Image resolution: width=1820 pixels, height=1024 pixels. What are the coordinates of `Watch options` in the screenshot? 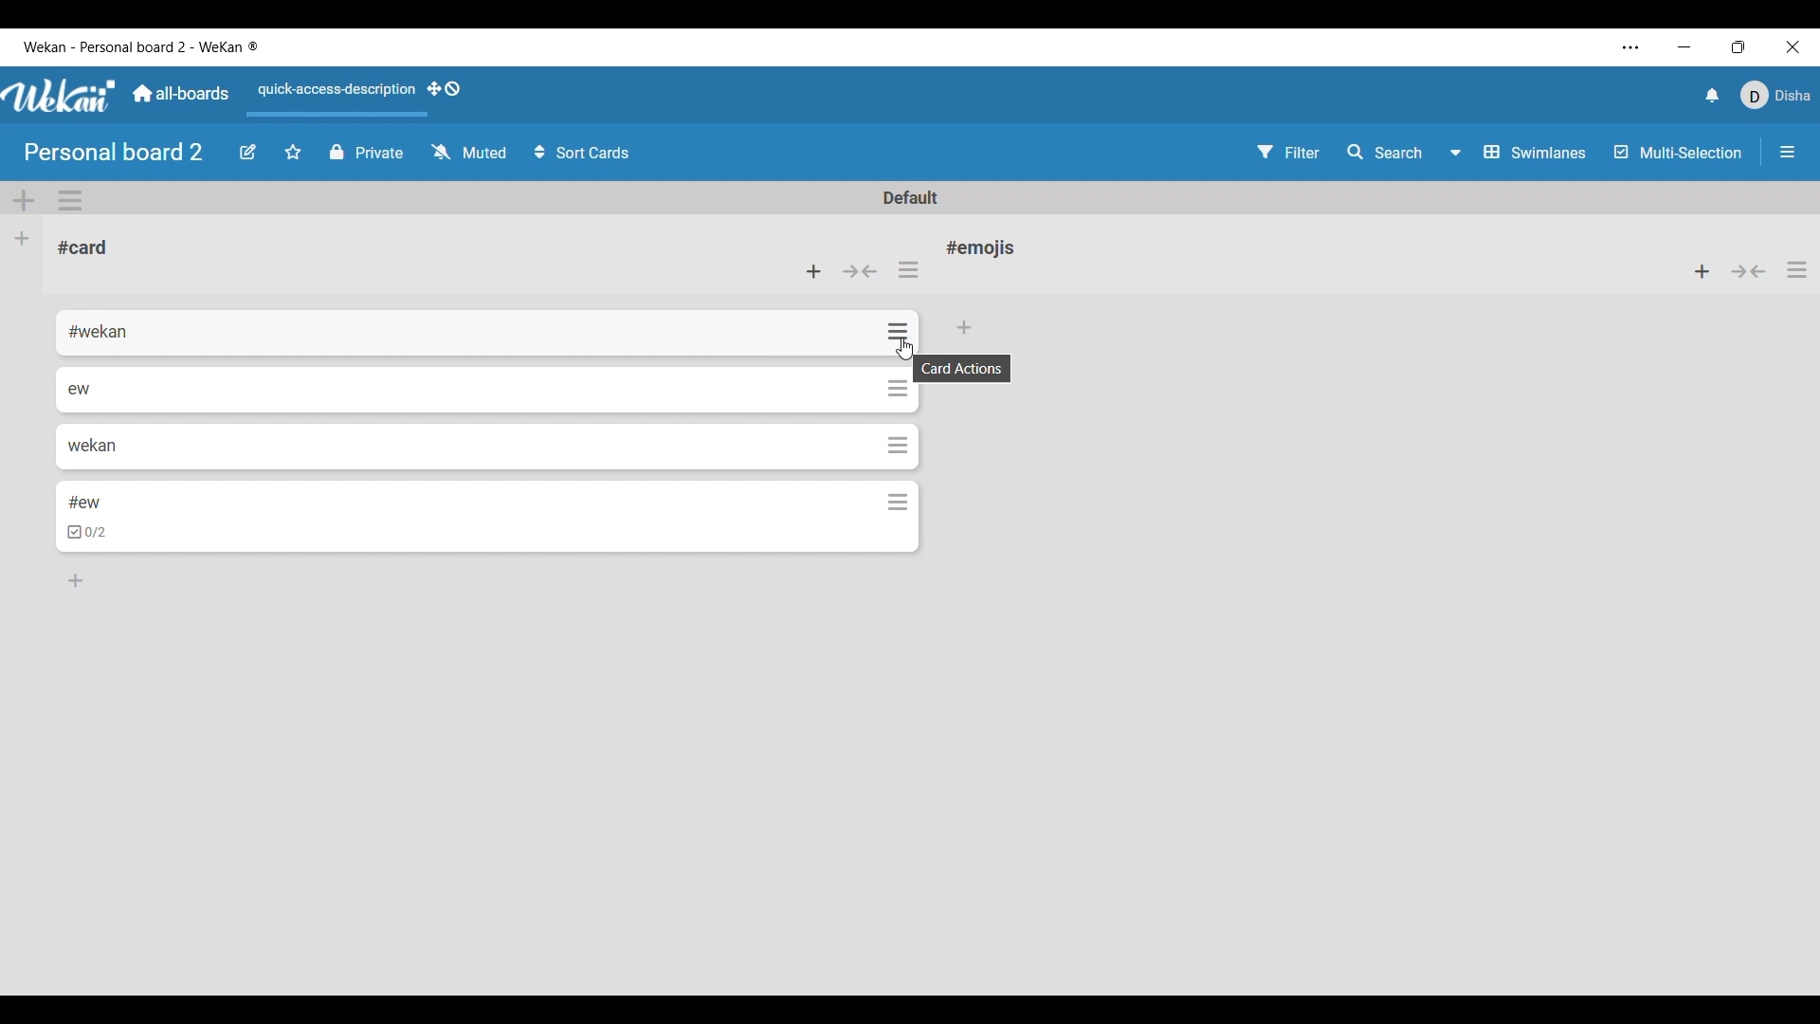 It's located at (469, 151).